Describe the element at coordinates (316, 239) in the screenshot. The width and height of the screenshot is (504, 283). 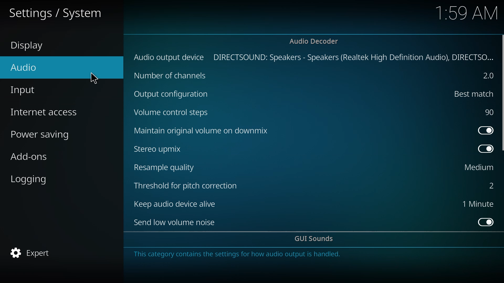
I see `gui sounds` at that location.